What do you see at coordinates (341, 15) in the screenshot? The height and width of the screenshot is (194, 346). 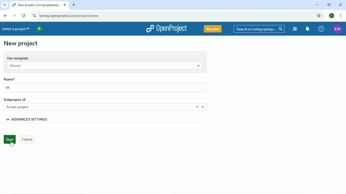 I see `Customize and control google chrome` at bounding box center [341, 15].